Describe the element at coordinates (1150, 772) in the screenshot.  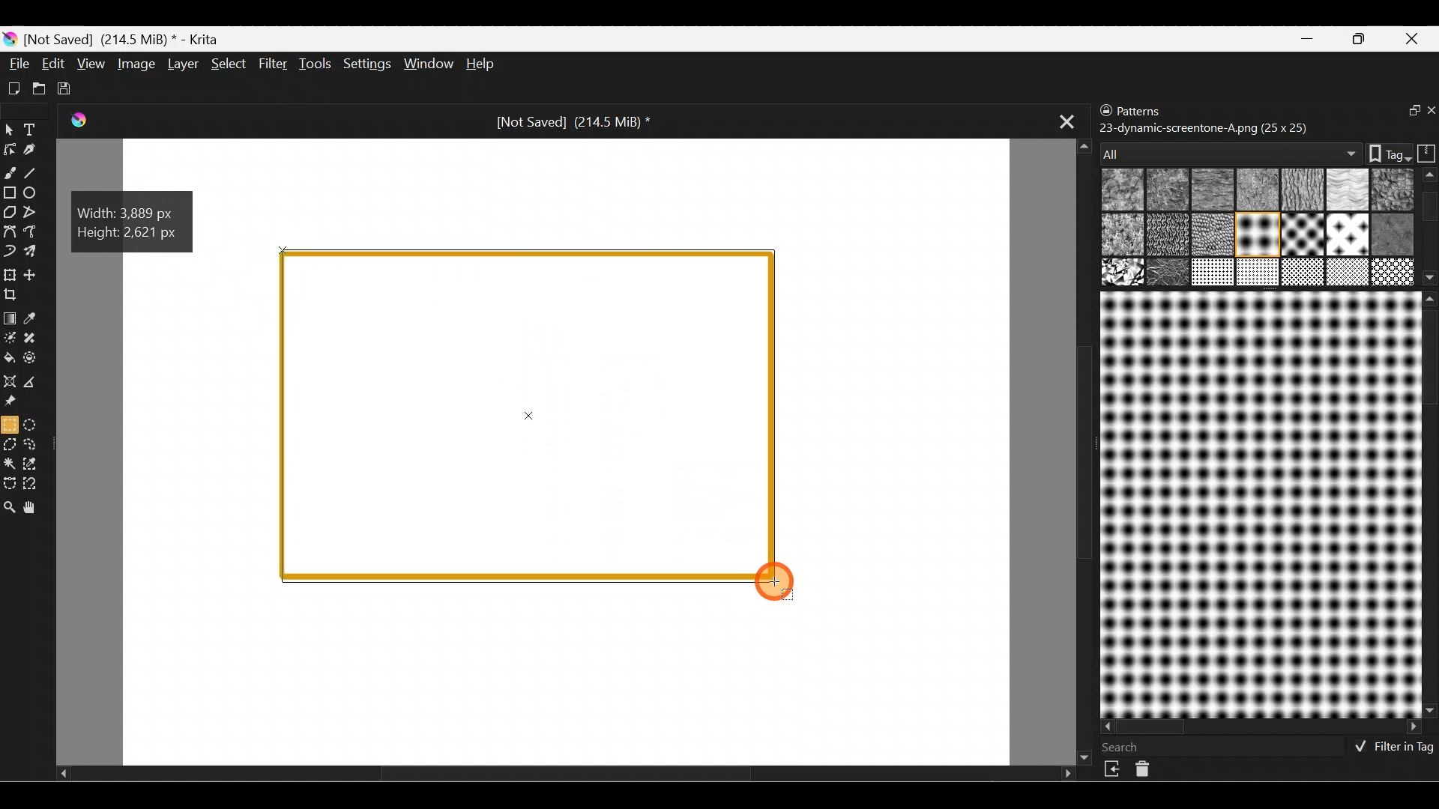
I see `Delete resource` at that location.